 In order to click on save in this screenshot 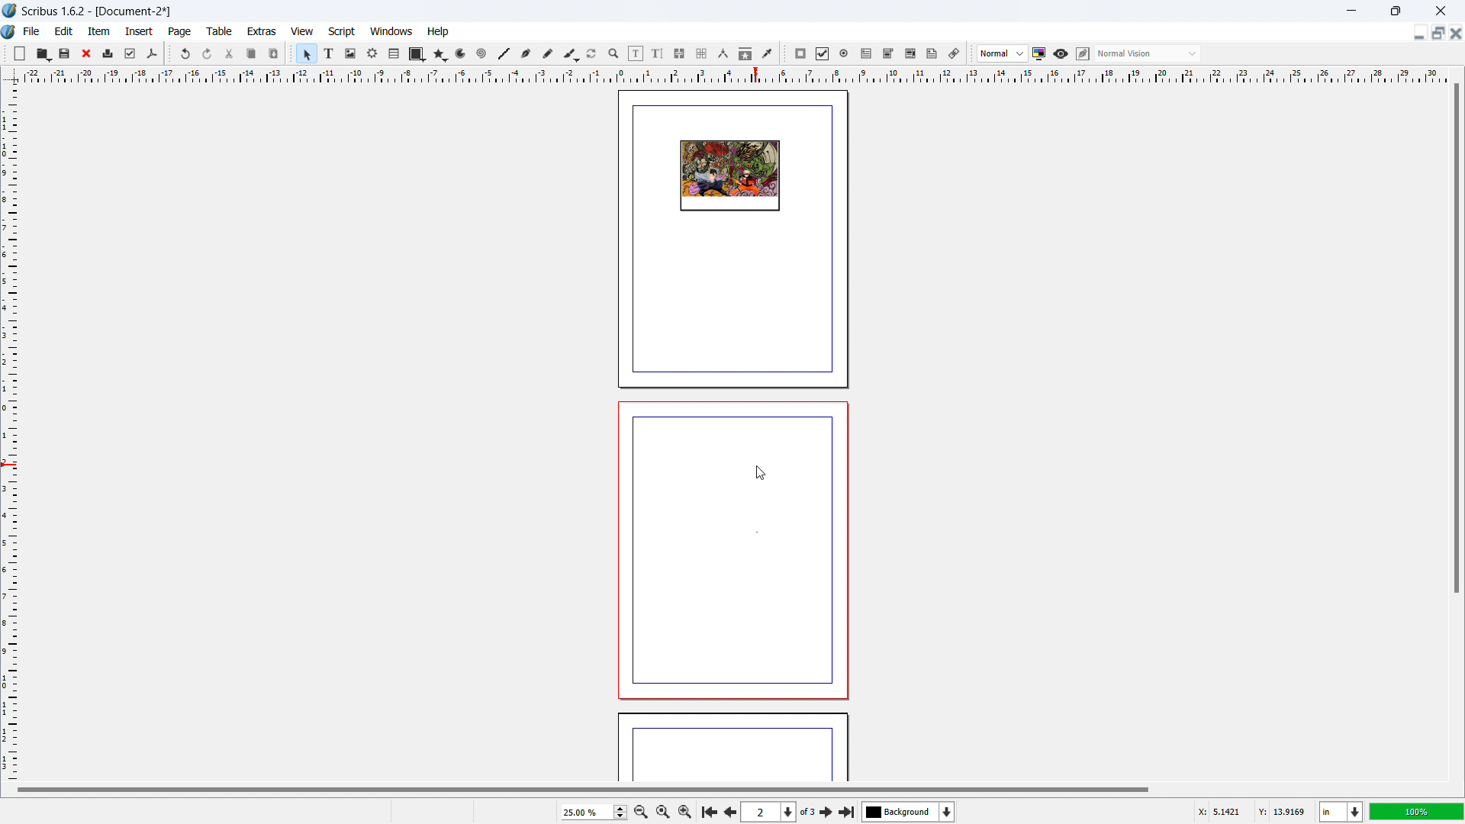, I will do `click(66, 53)`.